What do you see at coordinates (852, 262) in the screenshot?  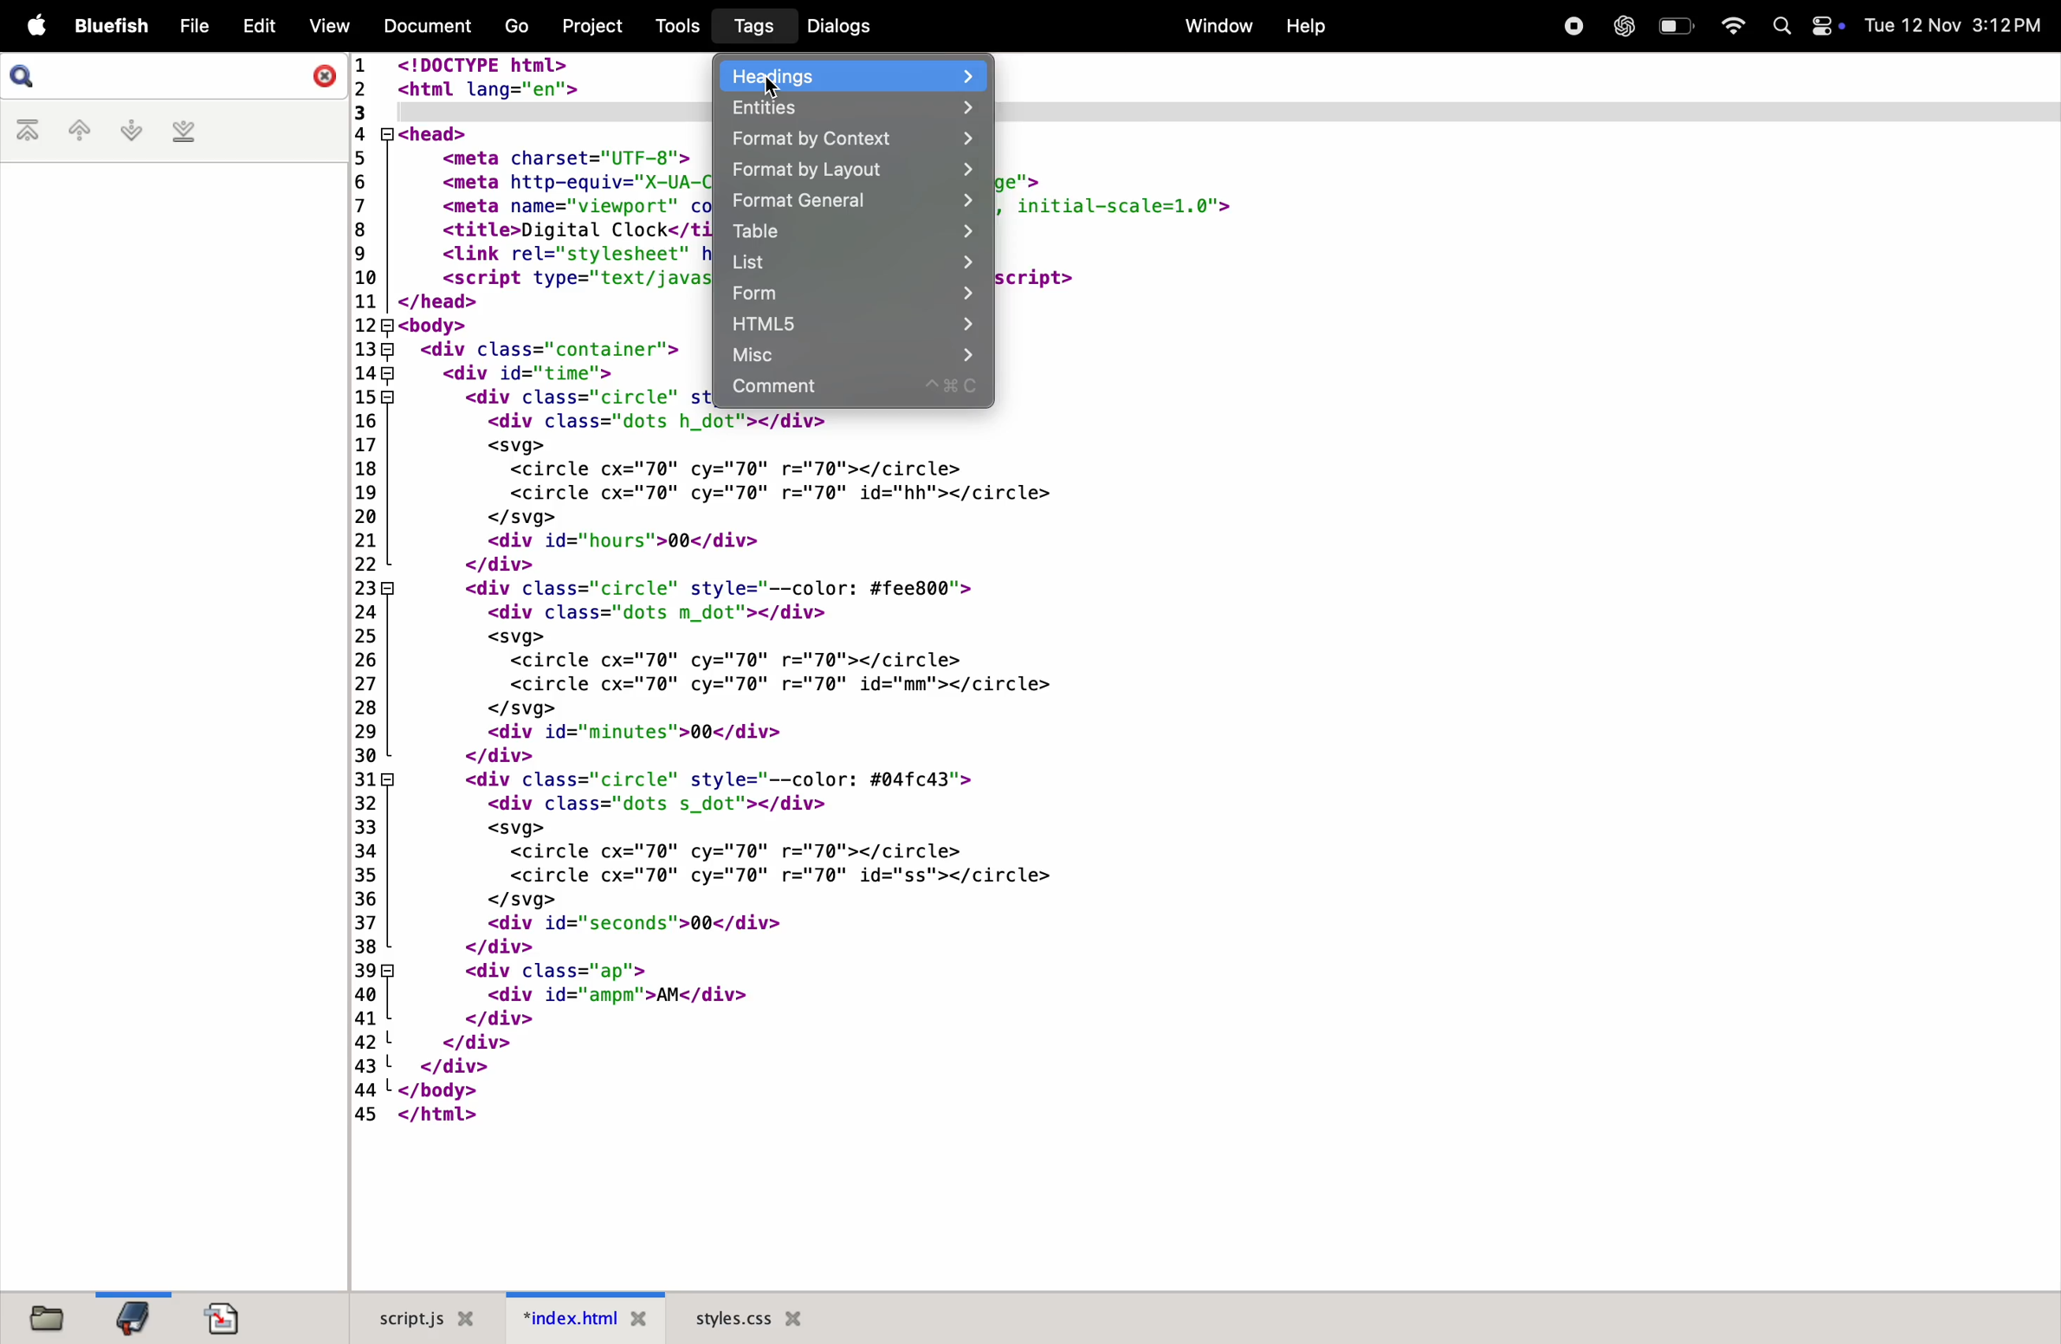 I see `list` at bounding box center [852, 262].